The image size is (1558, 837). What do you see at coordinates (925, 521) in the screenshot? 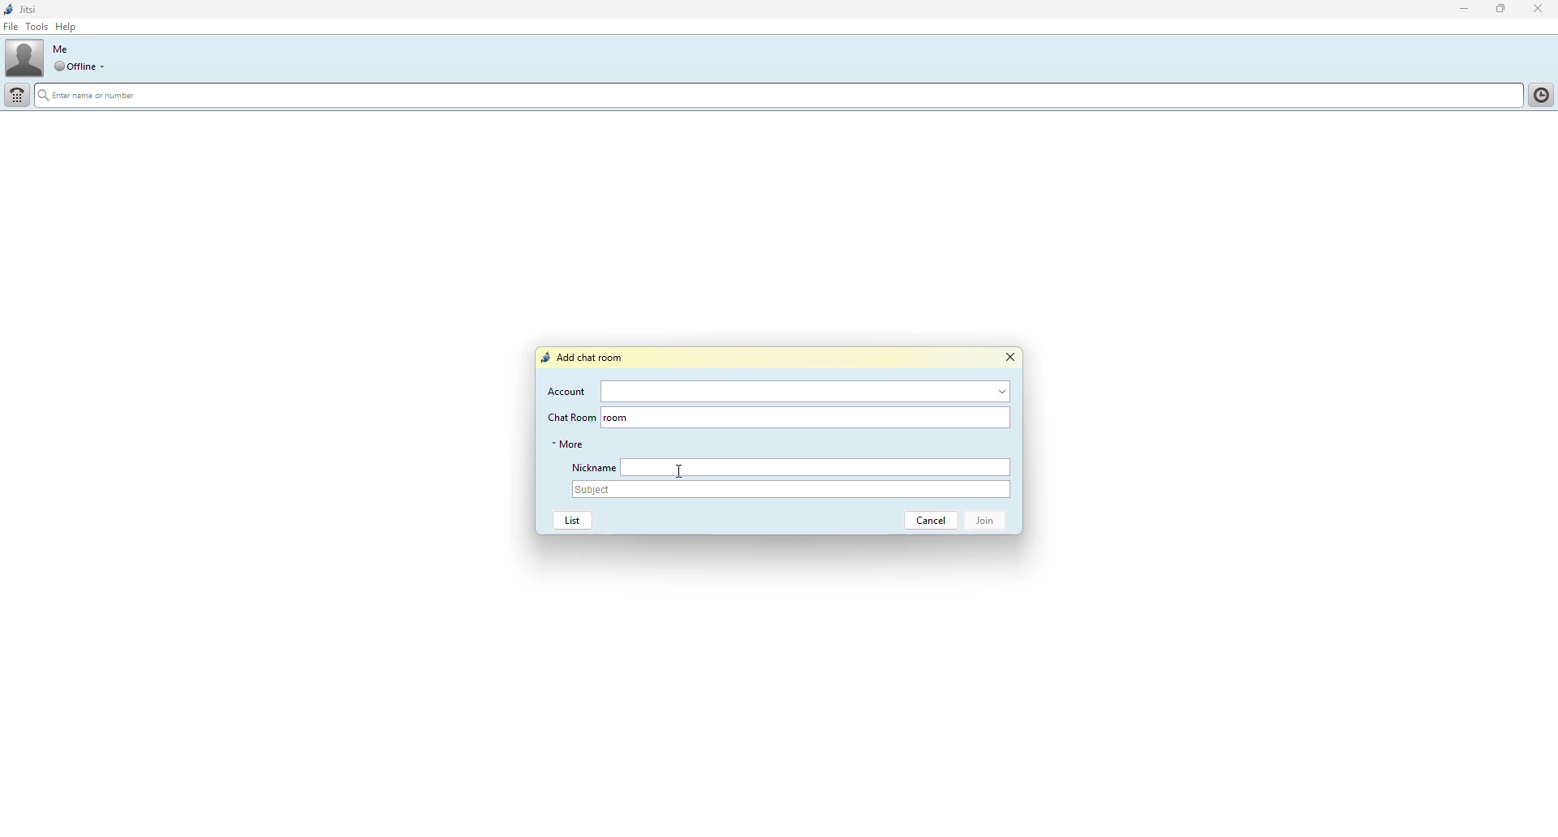
I see `cancel` at bounding box center [925, 521].